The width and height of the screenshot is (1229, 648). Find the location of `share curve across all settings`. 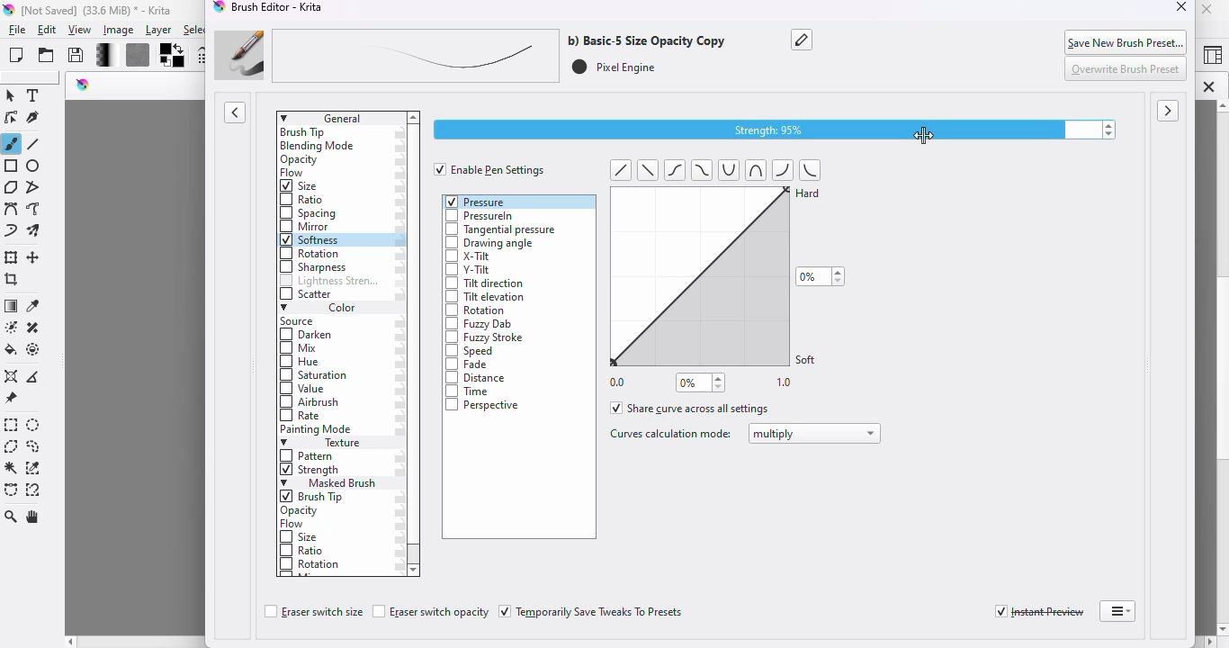

share curve across all settings is located at coordinates (691, 408).